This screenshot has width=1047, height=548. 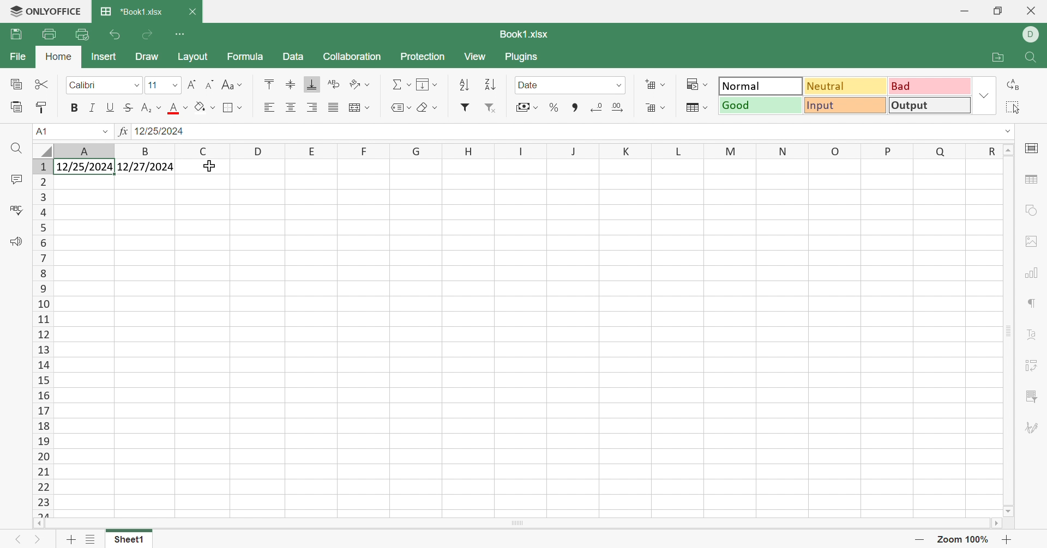 What do you see at coordinates (697, 84) in the screenshot?
I see `Conditional formatting` at bounding box center [697, 84].